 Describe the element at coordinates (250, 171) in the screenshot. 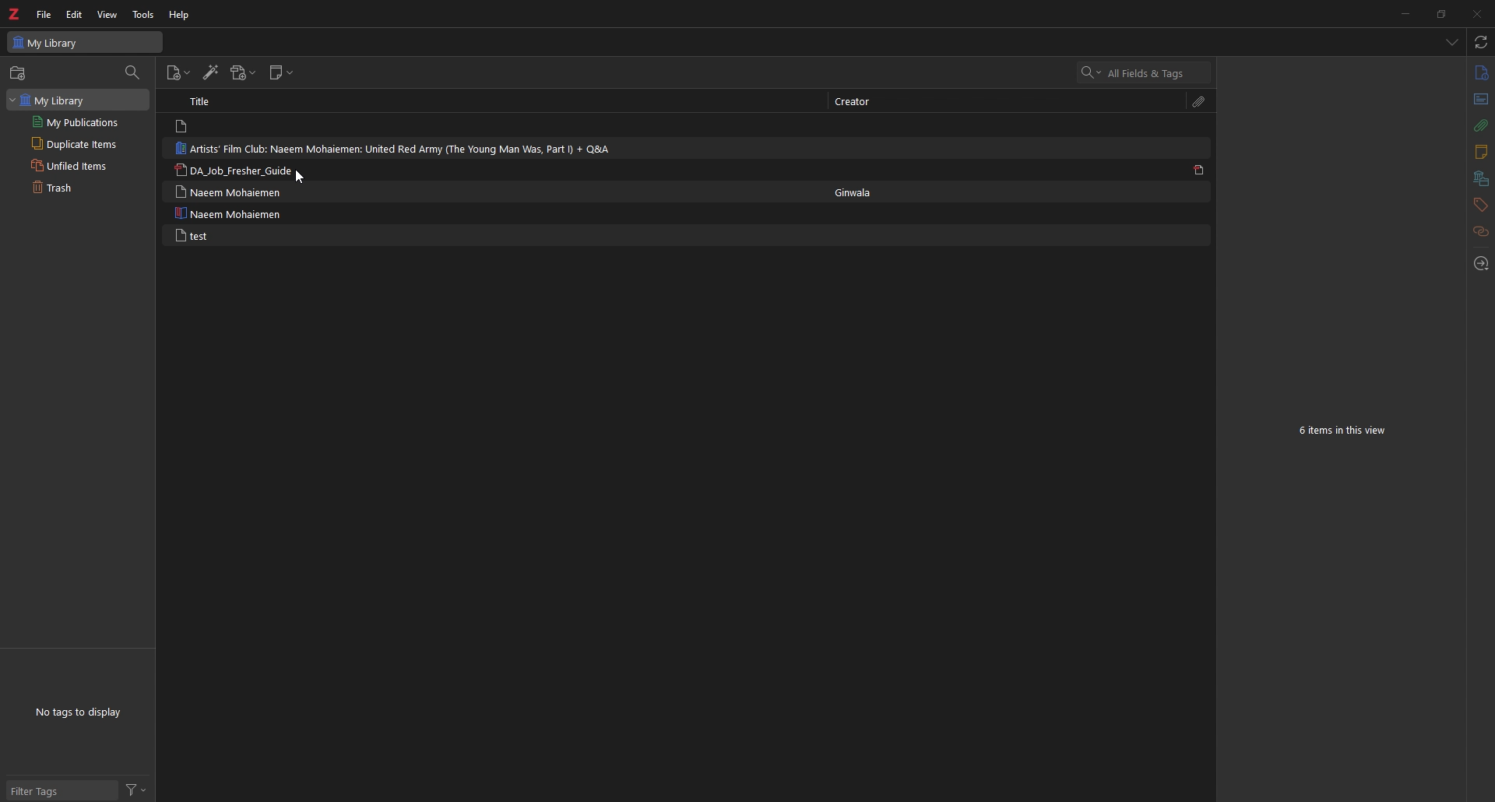

I see `note` at that location.